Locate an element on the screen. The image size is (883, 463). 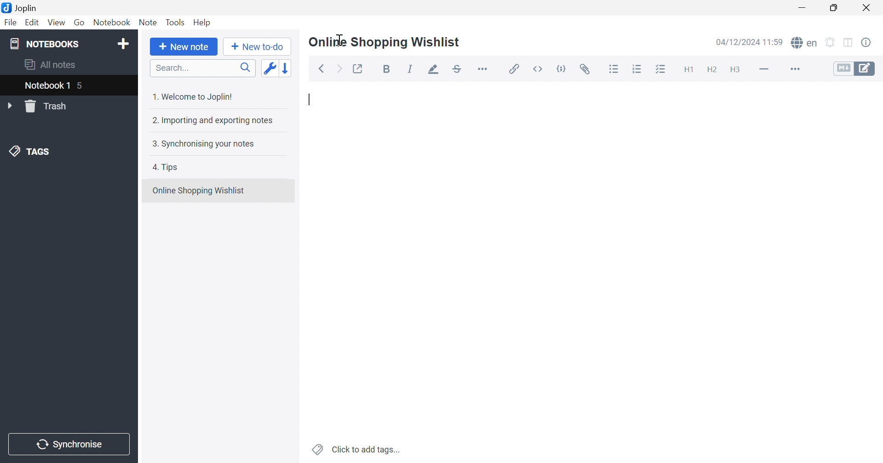
New to-do is located at coordinates (258, 47).